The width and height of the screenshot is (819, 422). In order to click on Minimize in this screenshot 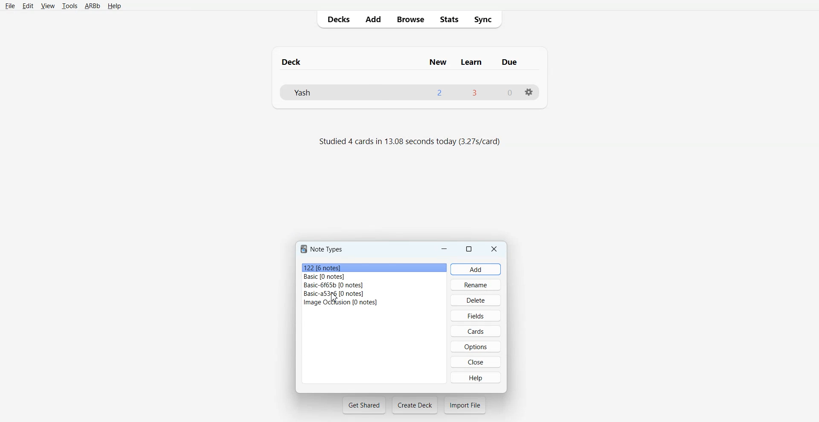, I will do `click(444, 249)`.